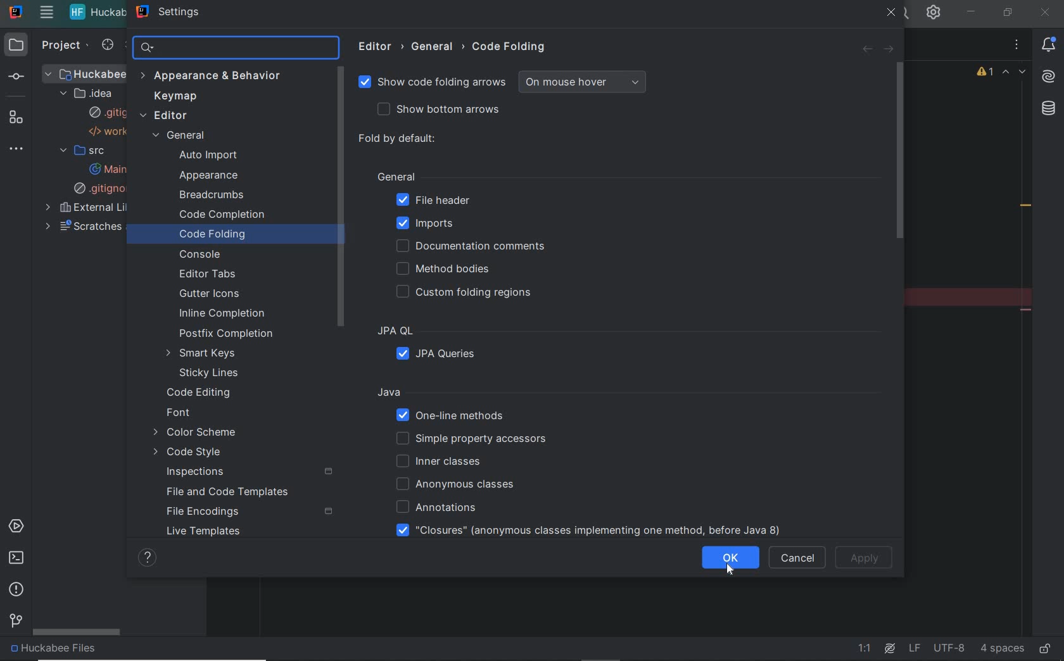  I want to click on inline completion, so click(225, 313).